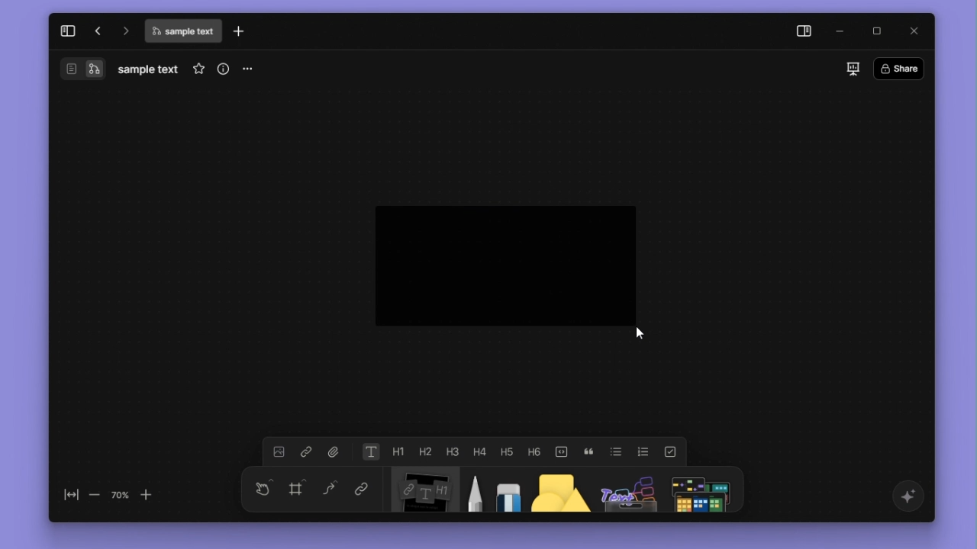 This screenshot has height=549, width=977. What do you see at coordinates (536, 451) in the screenshot?
I see `heading 6` at bounding box center [536, 451].